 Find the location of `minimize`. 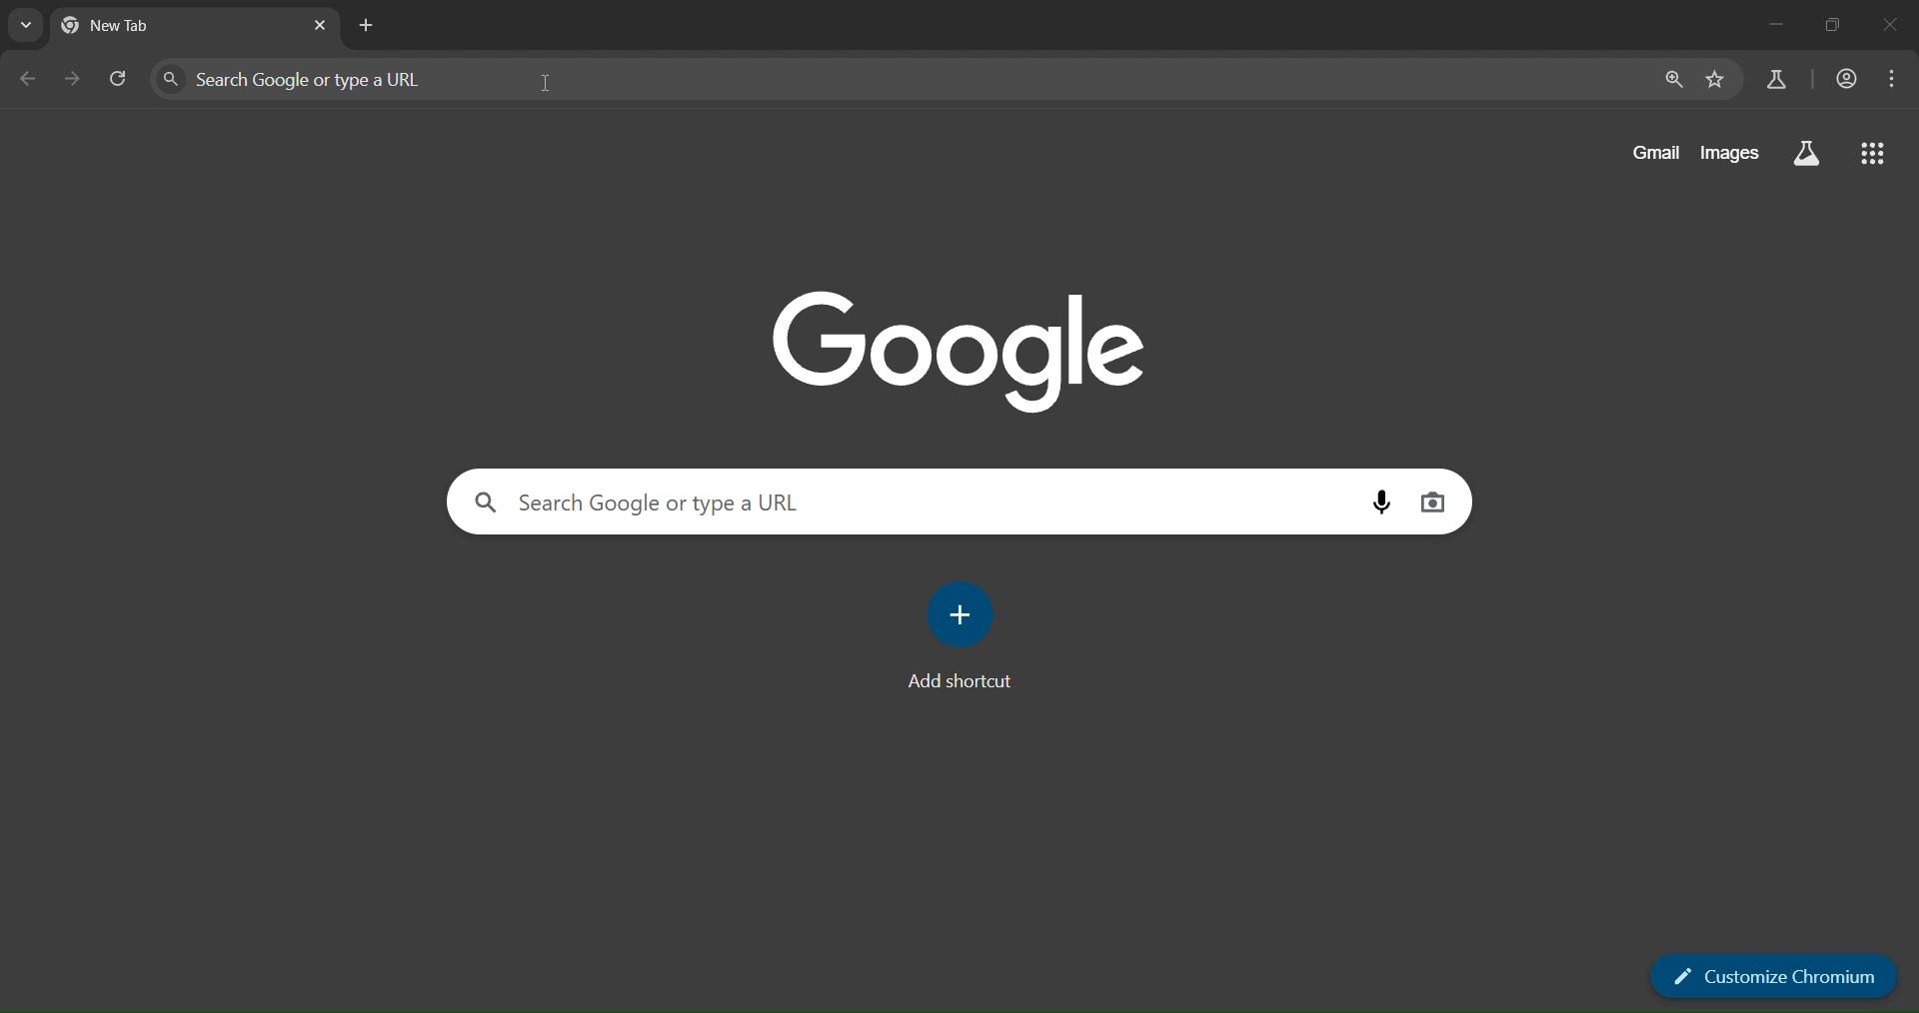

minimize is located at coordinates (1769, 27).